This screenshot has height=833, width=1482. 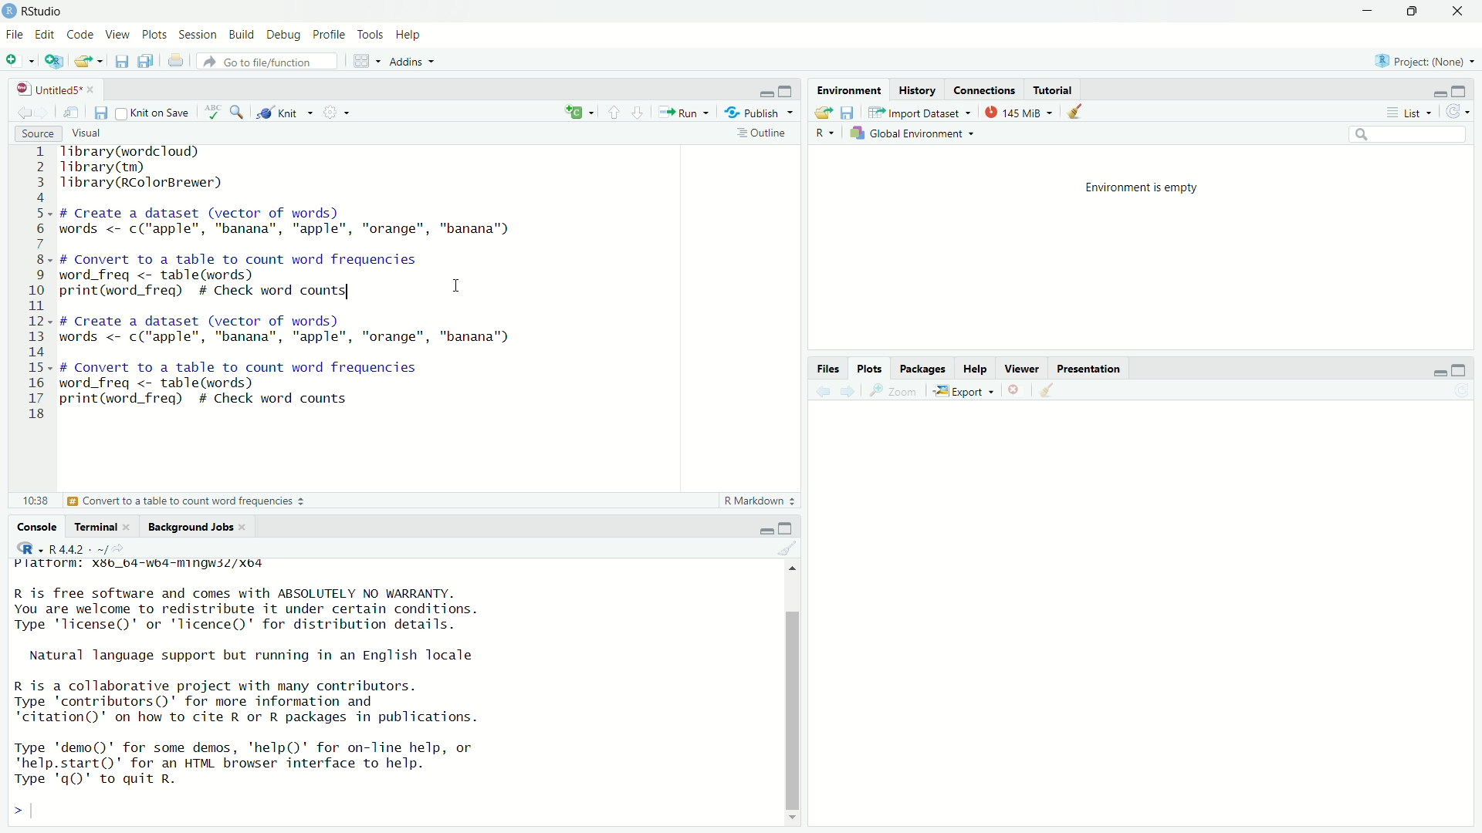 What do you see at coordinates (1411, 113) in the screenshot?
I see `List` at bounding box center [1411, 113].